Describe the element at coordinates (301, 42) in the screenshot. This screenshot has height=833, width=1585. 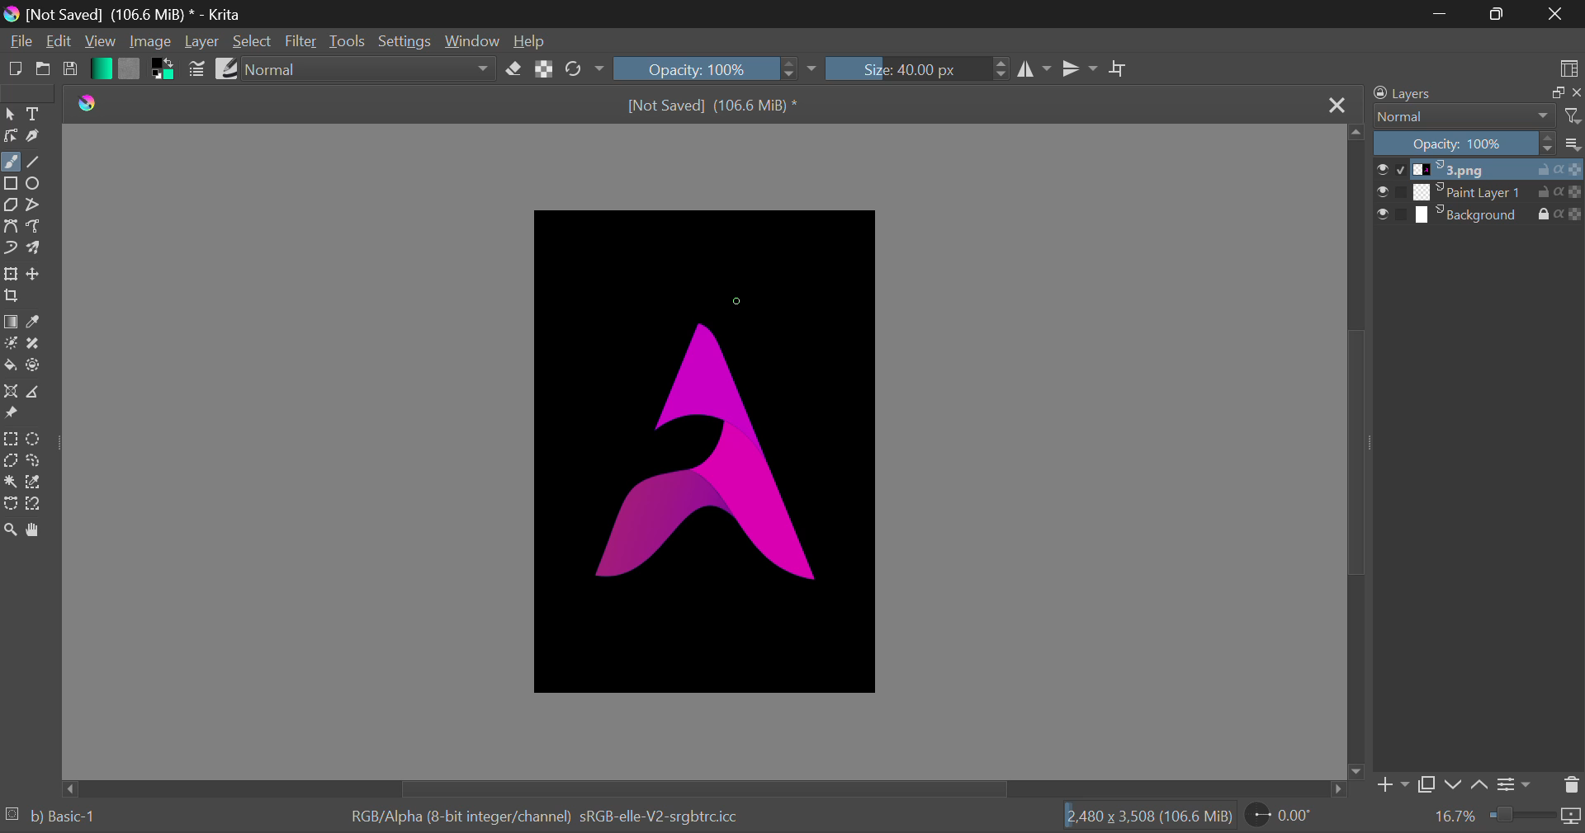
I see `Filter` at that location.